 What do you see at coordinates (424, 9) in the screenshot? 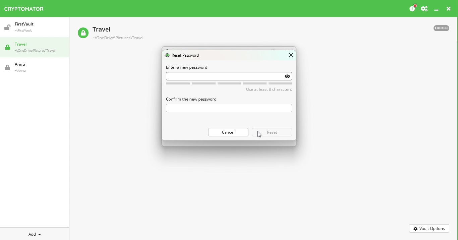
I see `Preferences` at bounding box center [424, 9].